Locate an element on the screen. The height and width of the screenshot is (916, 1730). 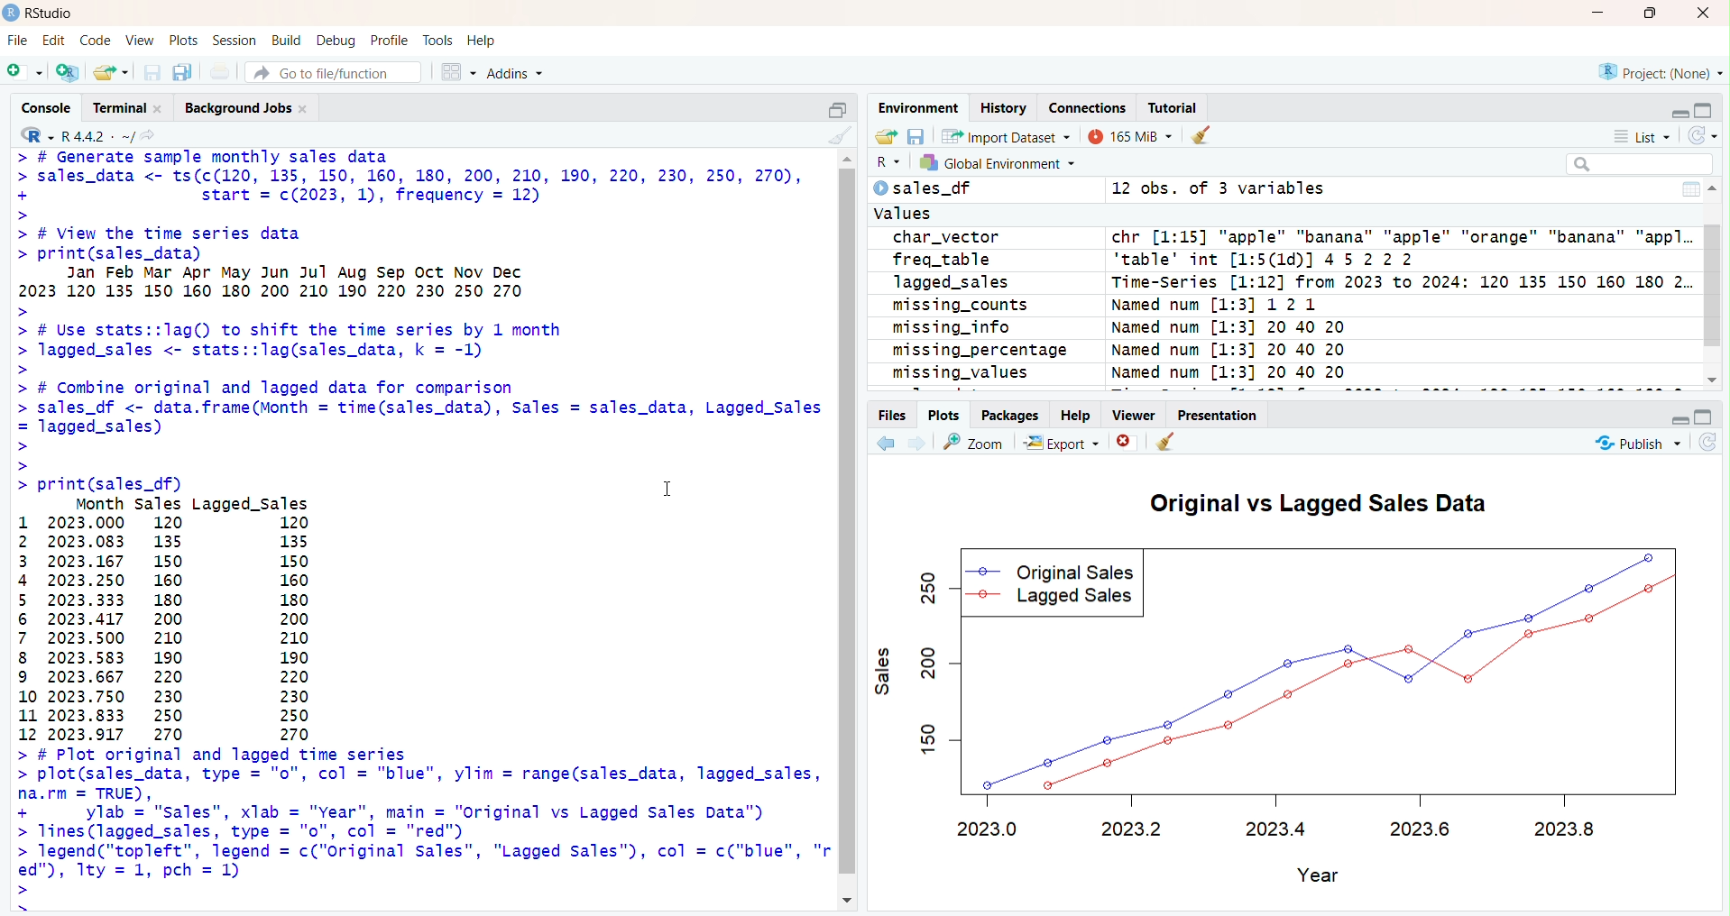
minimize is located at coordinates (1595, 14).